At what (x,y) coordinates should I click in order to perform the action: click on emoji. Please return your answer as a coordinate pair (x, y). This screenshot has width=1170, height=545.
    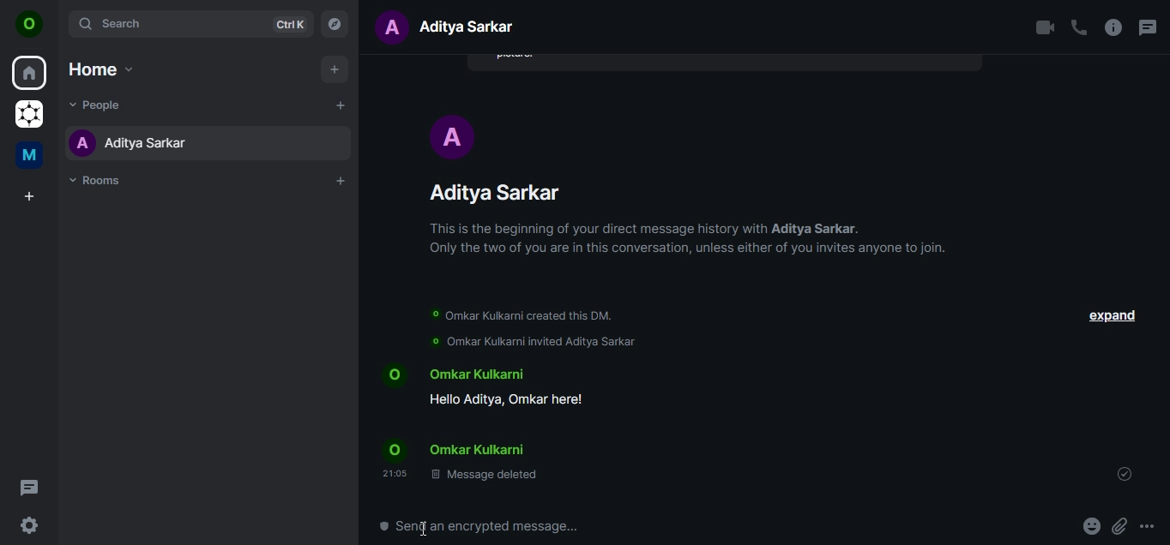
    Looking at the image, I should click on (1089, 526).